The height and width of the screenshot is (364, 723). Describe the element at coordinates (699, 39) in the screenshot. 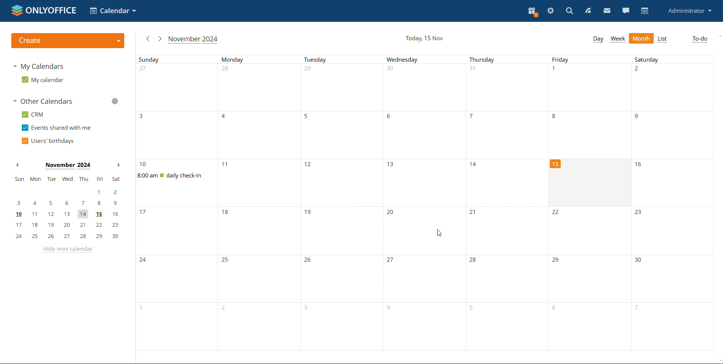

I see `to-do` at that location.